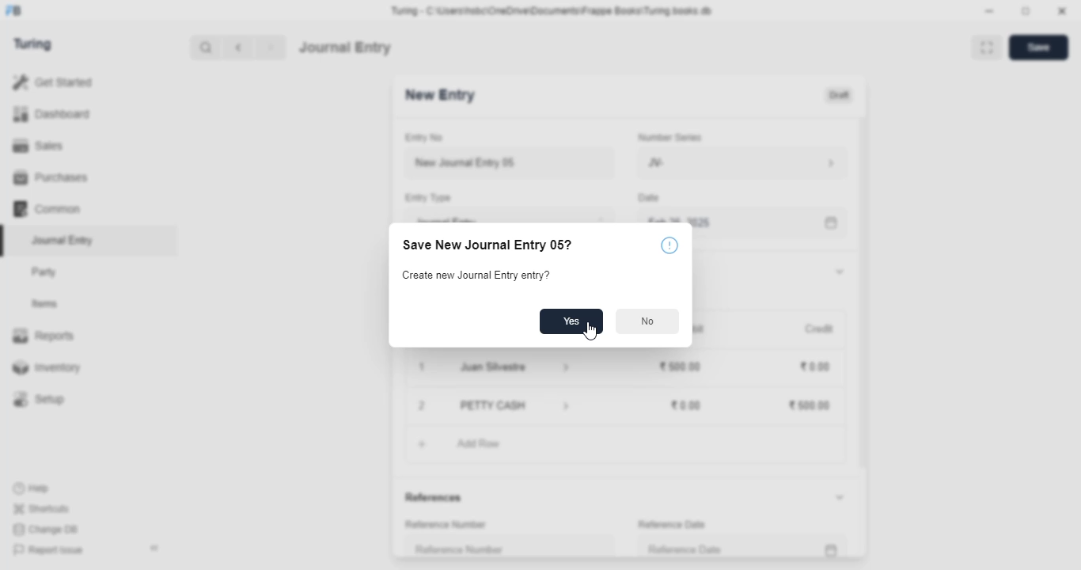 This screenshot has height=570, width=1081. I want to click on Turing - C:\Users\hsbc\OneDrive\Documents\Frappe Books\Turing books.db, so click(551, 11).